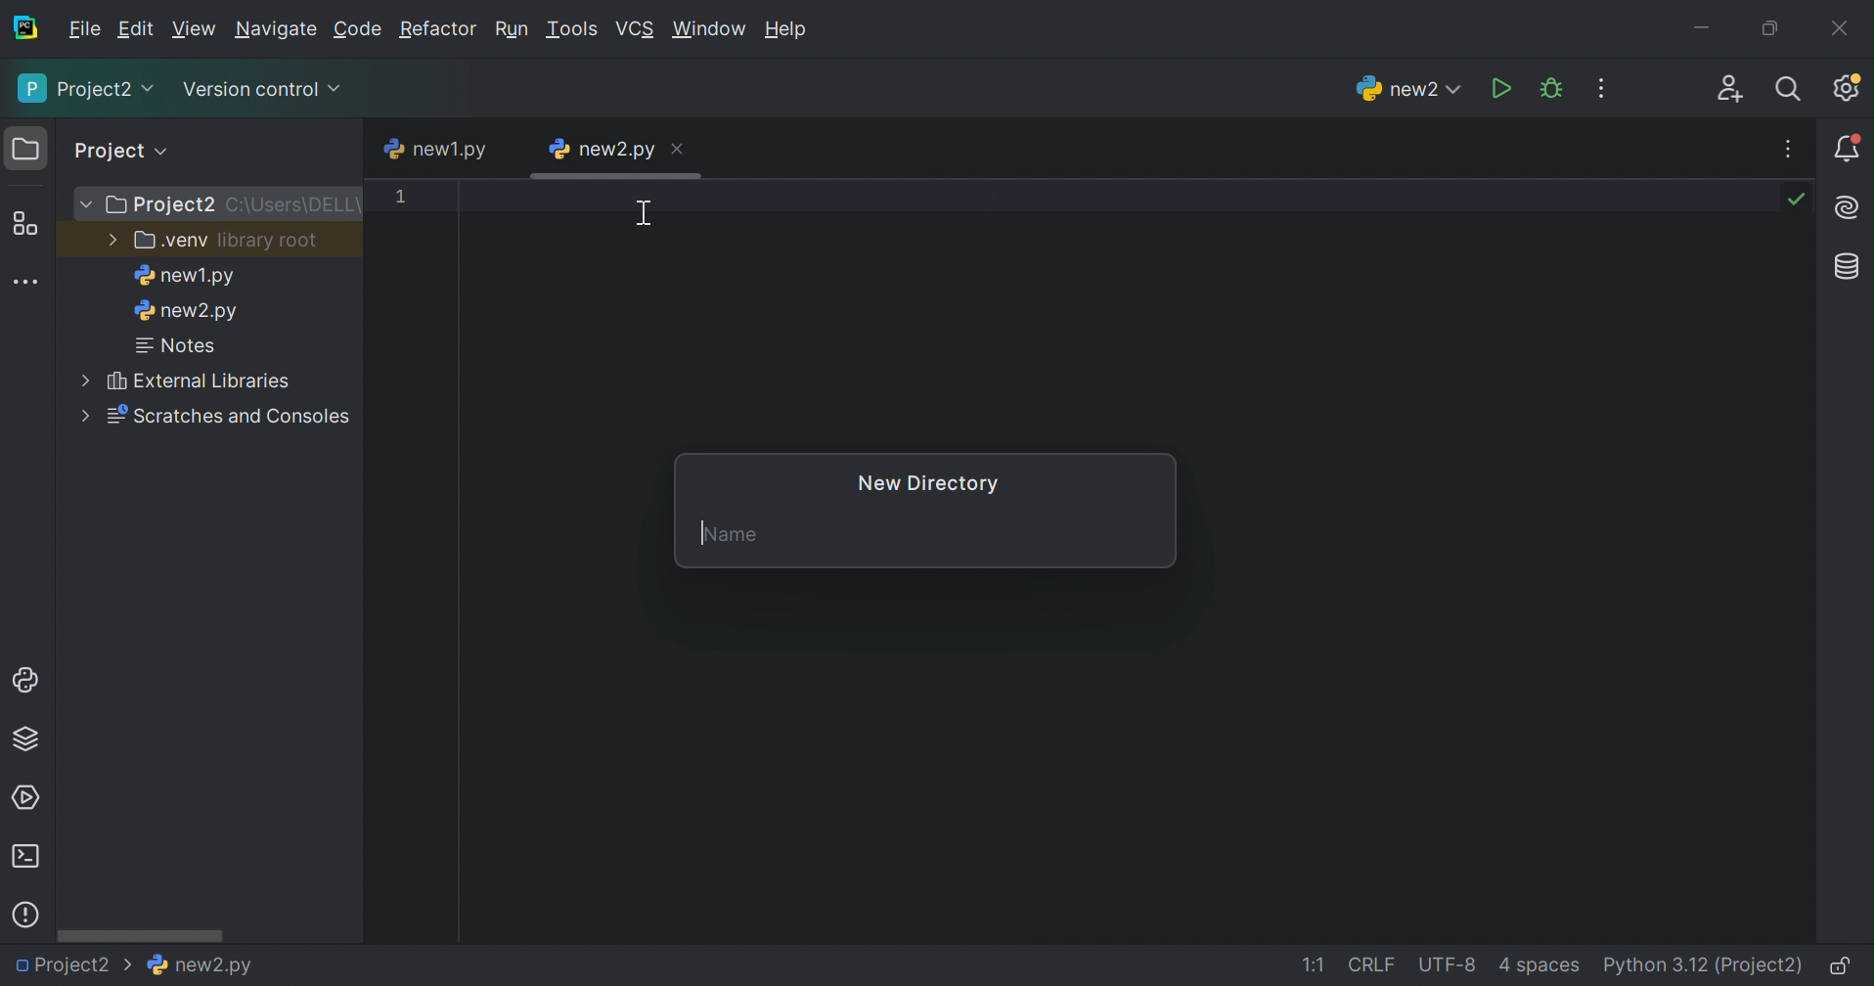 The width and height of the screenshot is (1874, 986). I want to click on 4 spaces, so click(1542, 966).